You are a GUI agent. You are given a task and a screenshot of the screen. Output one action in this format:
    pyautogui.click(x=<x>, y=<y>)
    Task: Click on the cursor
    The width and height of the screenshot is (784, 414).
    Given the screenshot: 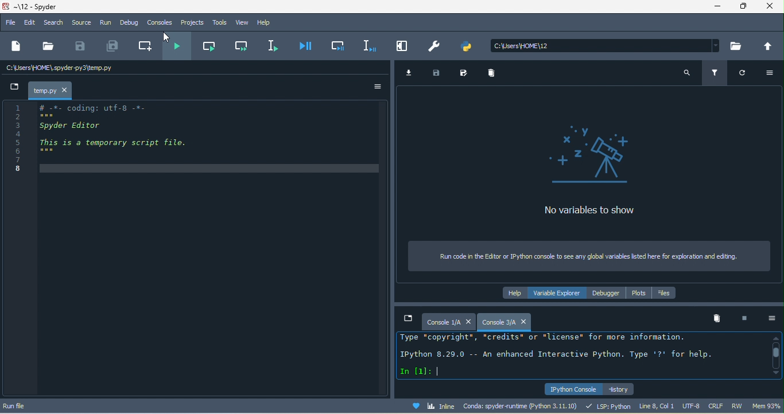 What is the action you would take?
    pyautogui.click(x=165, y=40)
    